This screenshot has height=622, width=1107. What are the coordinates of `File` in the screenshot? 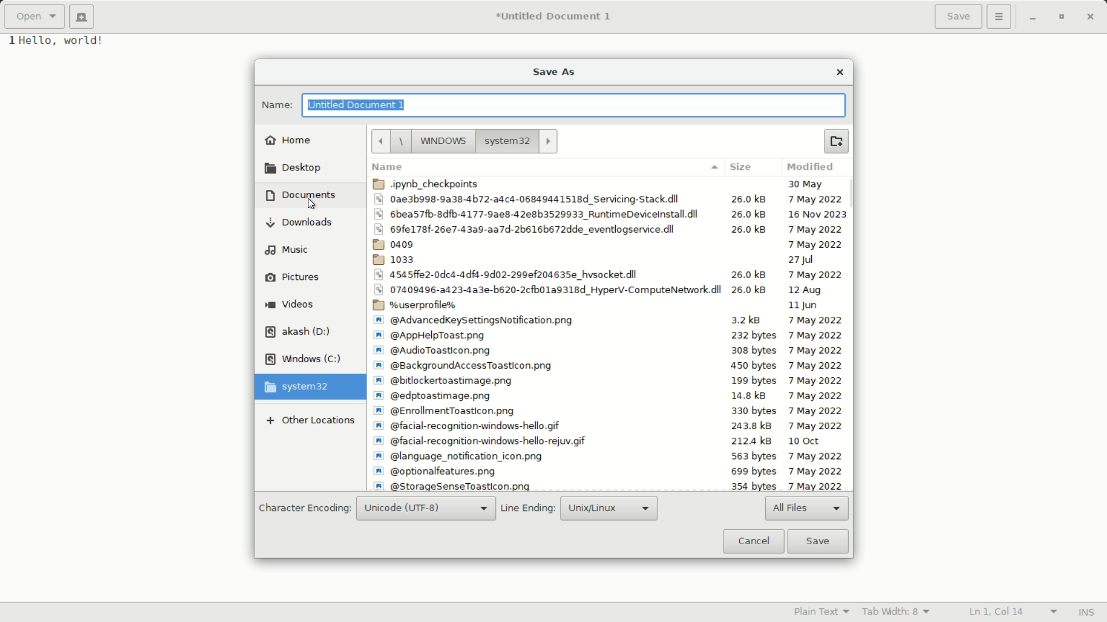 It's located at (607, 442).